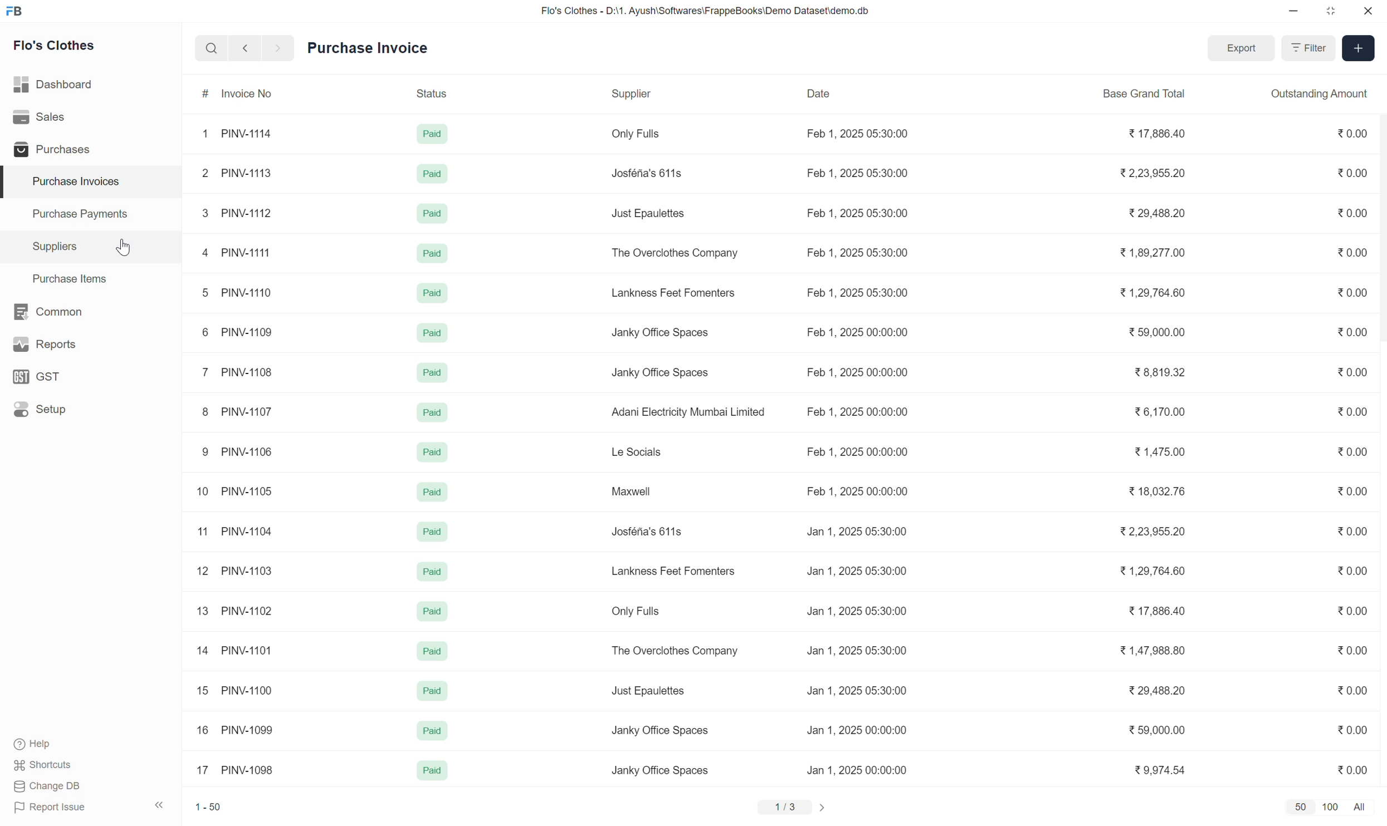  What do you see at coordinates (235, 691) in the screenshot?
I see `15 PINV-1100` at bounding box center [235, 691].